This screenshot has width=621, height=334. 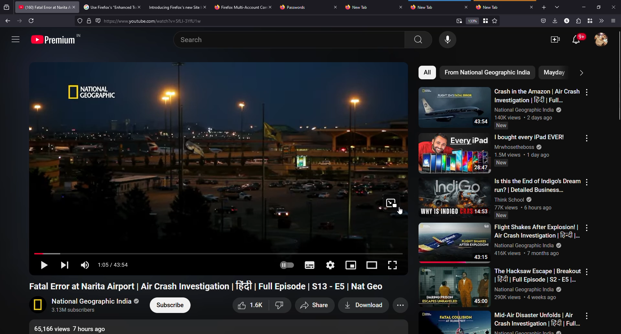 I want to click on bookmark, so click(x=485, y=21).